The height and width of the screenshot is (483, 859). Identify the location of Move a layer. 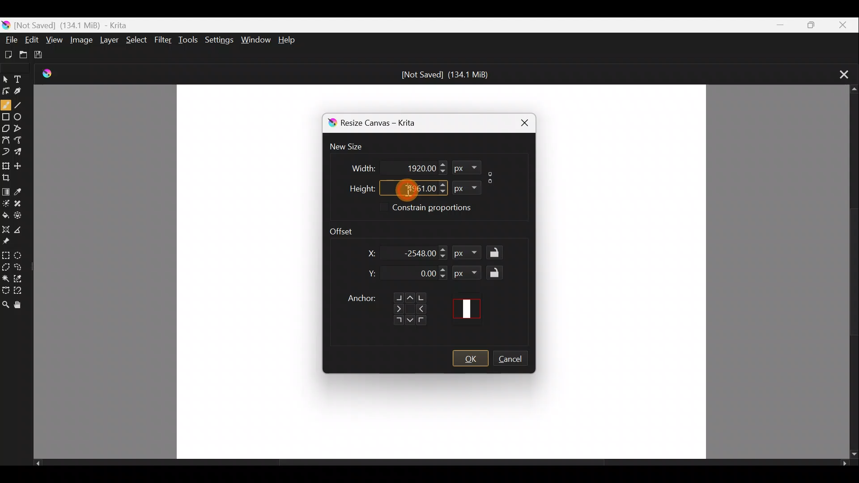
(21, 165).